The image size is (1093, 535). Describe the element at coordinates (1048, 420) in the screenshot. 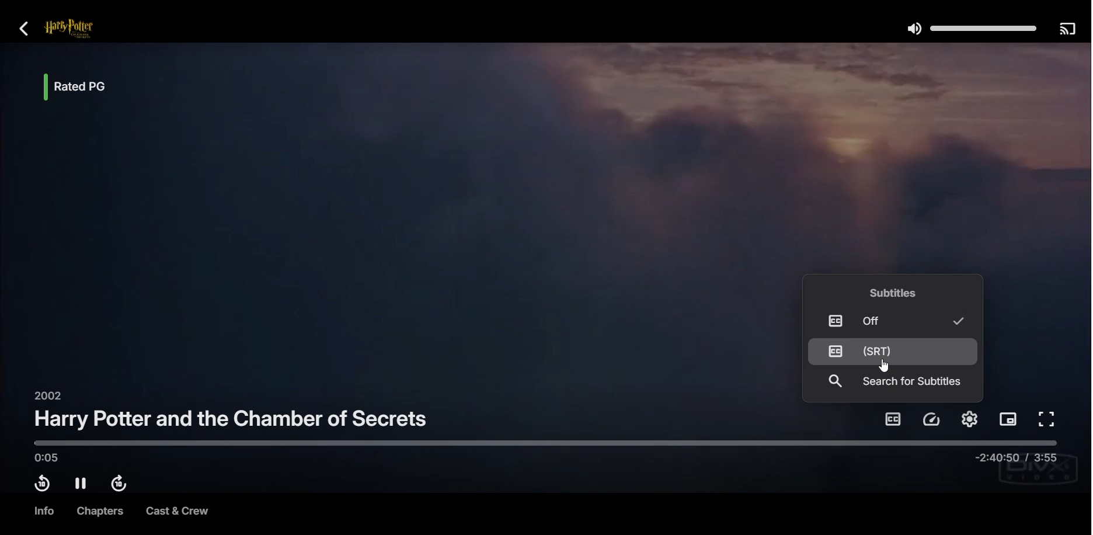

I see `Fullscreen` at that location.